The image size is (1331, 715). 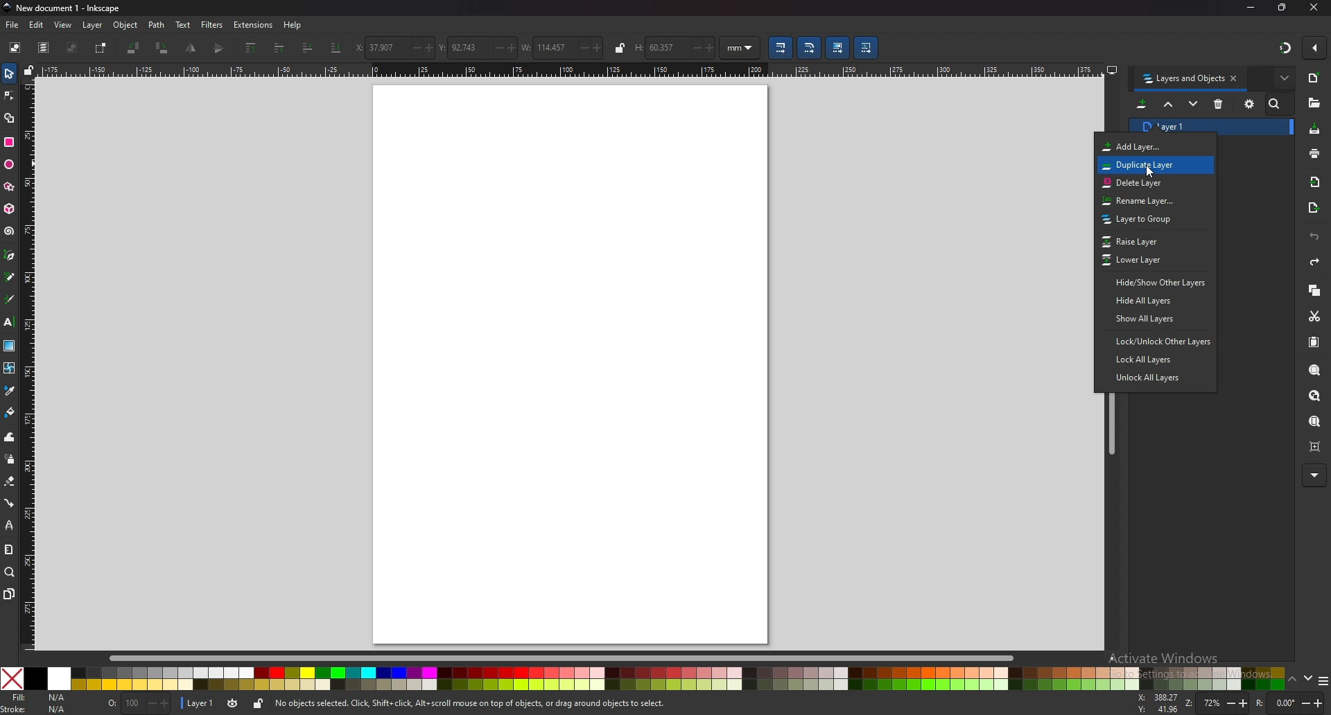 I want to click on file, so click(x=12, y=26).